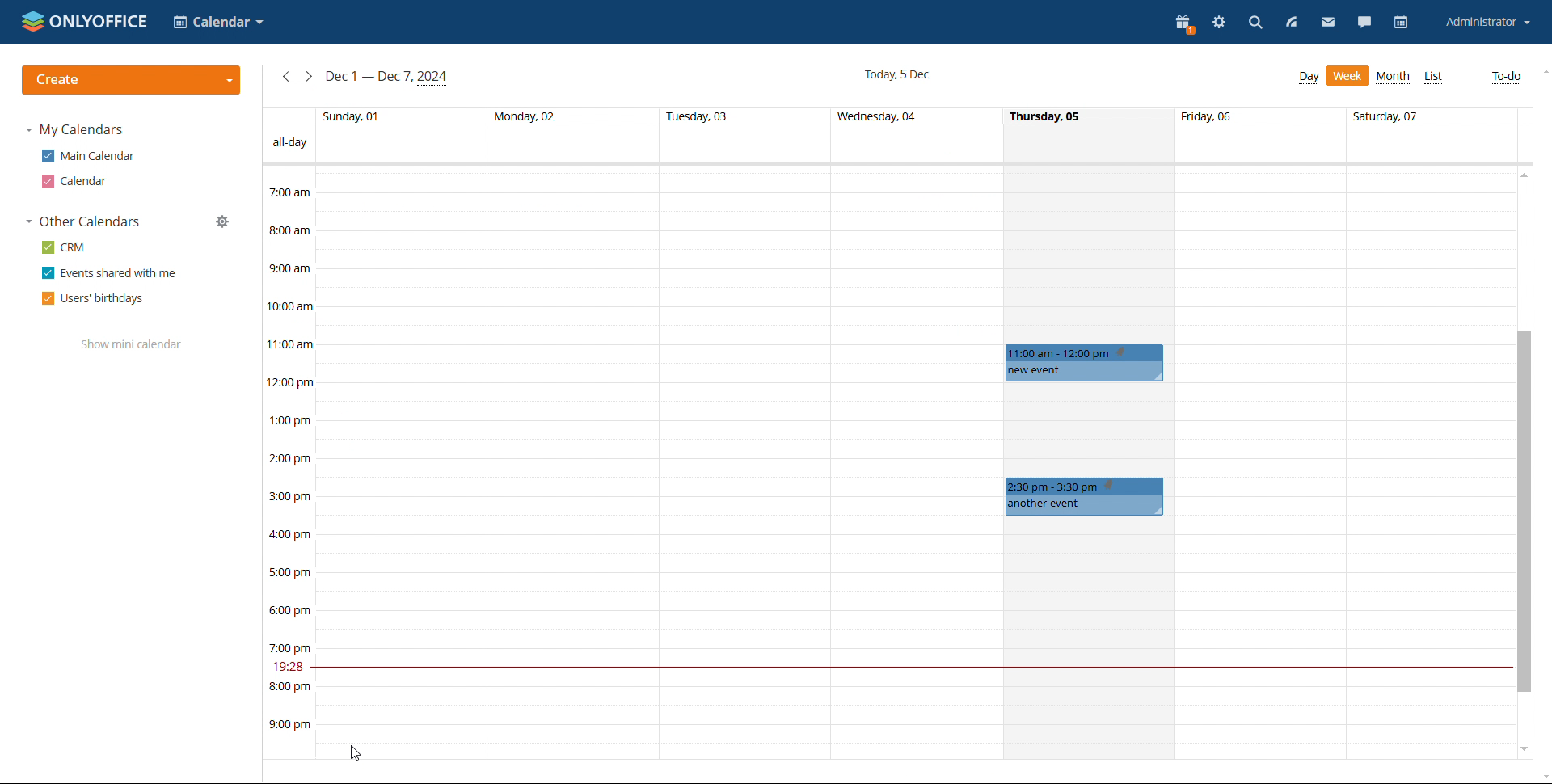 This screenshot has height=784, width=1552. Describe the element at coordinates (1086, 507) in the screenshot. I see `another event` at that location.